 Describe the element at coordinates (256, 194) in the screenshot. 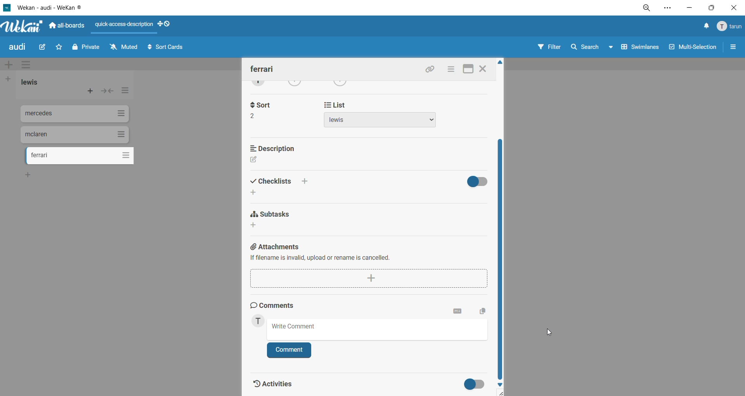

I see `add` at that location.